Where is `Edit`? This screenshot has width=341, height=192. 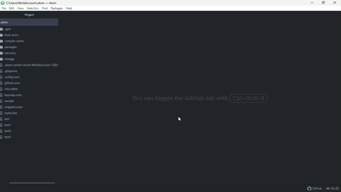 Edit is located at coordinates (11, 8).